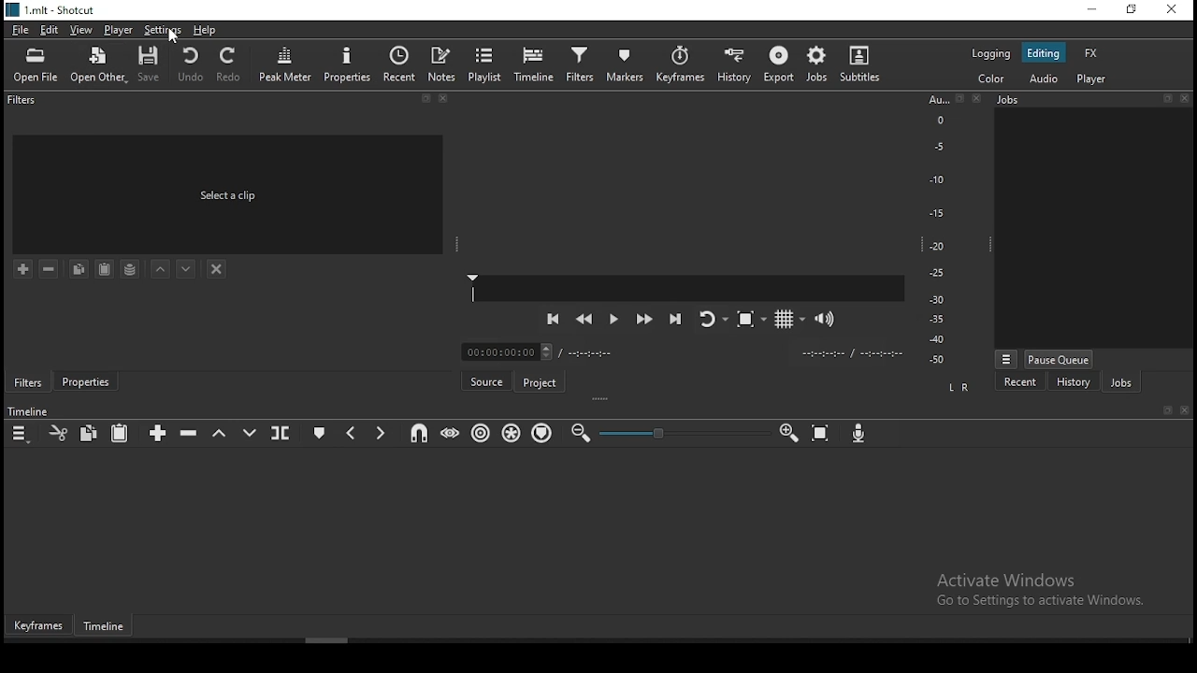  Describe the element at coordinates (206, 30) in the screenshot. I see `help` at that location.